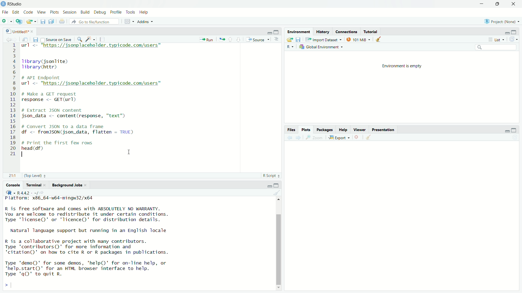  I want to click on Background Jobs, so click(69, 185).